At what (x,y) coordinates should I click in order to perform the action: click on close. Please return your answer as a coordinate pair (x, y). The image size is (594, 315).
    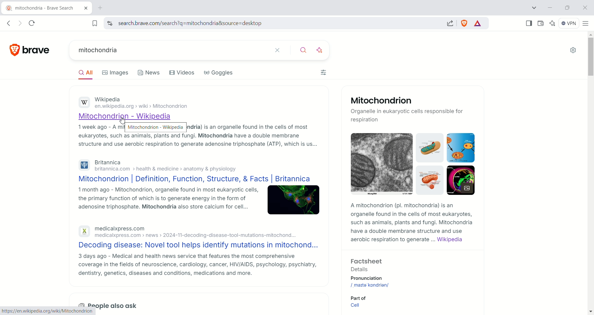
    Looking at the image, I should click on (585, 8).